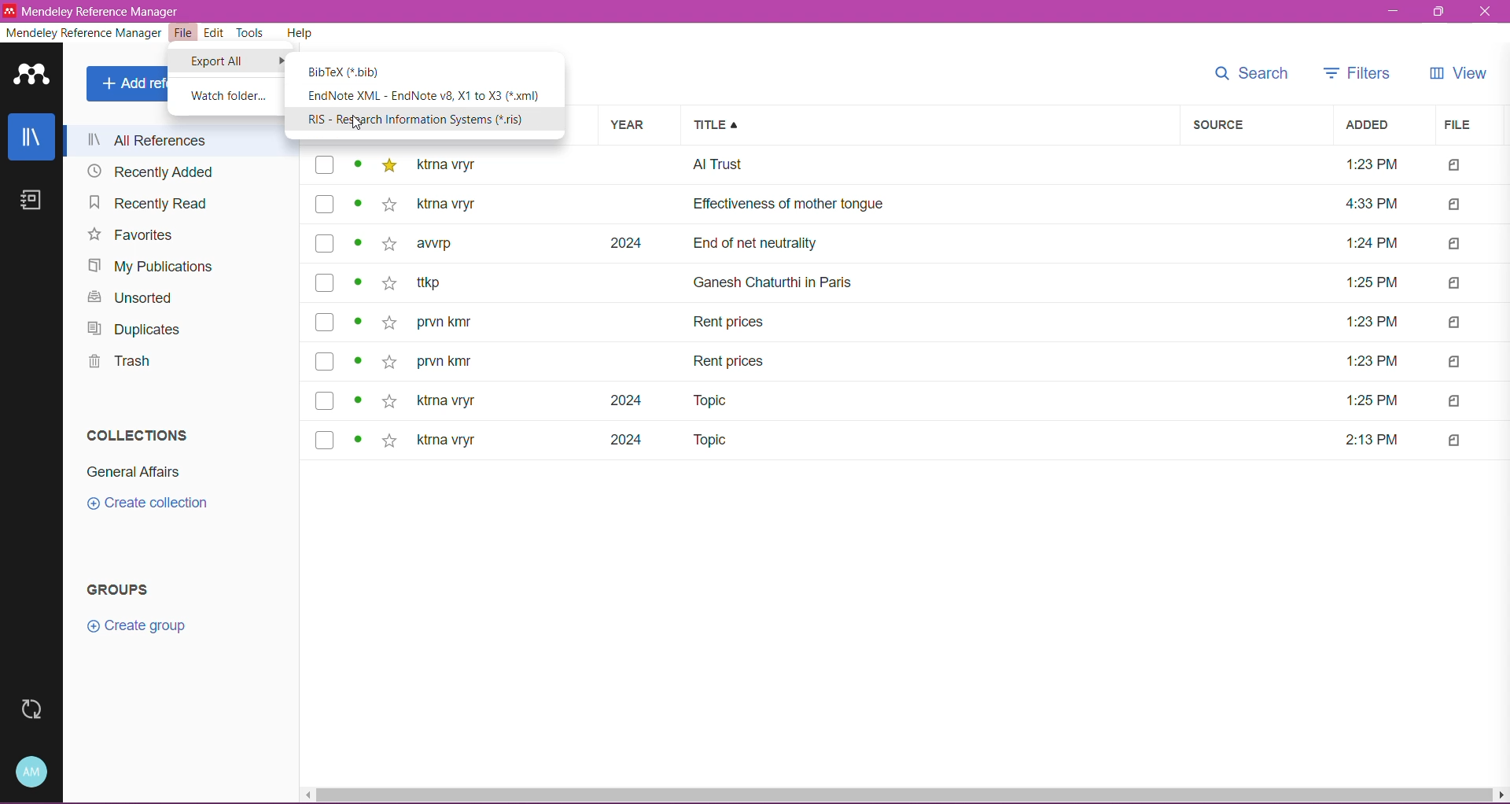 The height and width of the screenshot is (804, 1510). What do you see at coordinates (182, 141) in the screenshot?
I see `All References` at bounding box center [182, 141].